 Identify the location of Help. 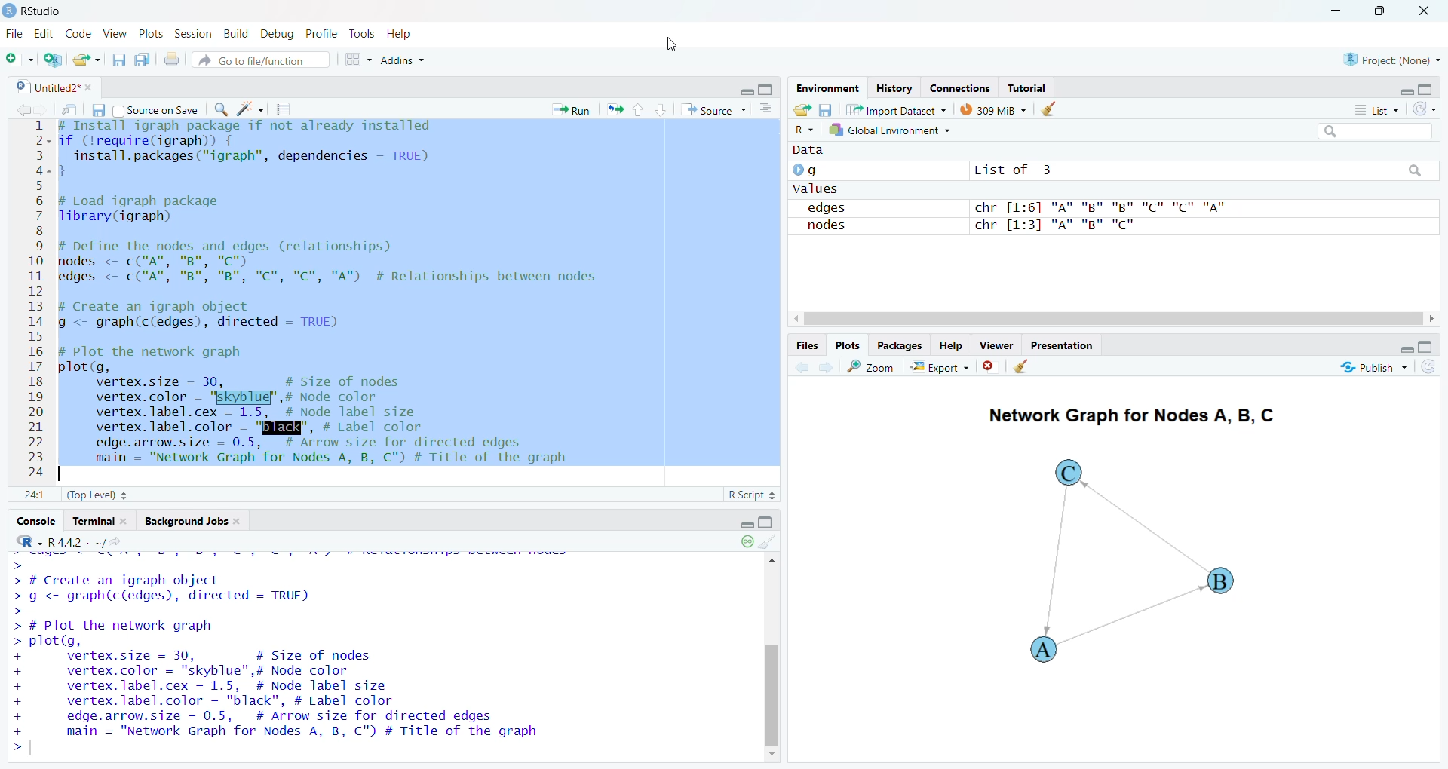
(406, 35).